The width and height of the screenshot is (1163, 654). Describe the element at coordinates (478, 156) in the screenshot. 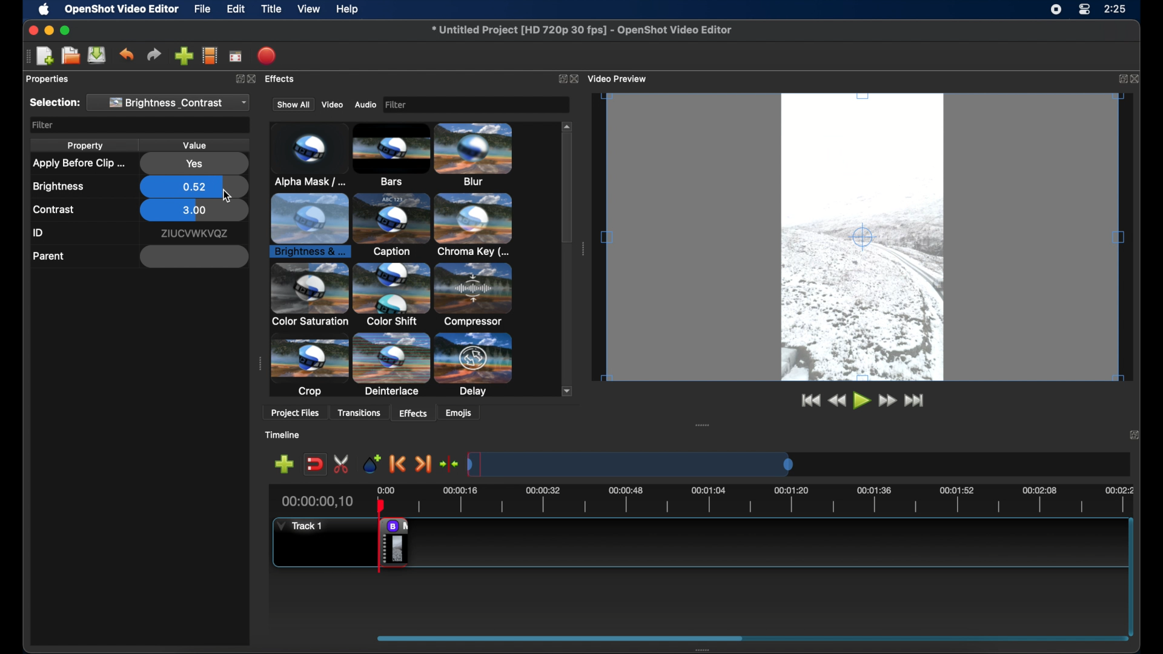

I see `brightness and contrast highlighted` at that location.